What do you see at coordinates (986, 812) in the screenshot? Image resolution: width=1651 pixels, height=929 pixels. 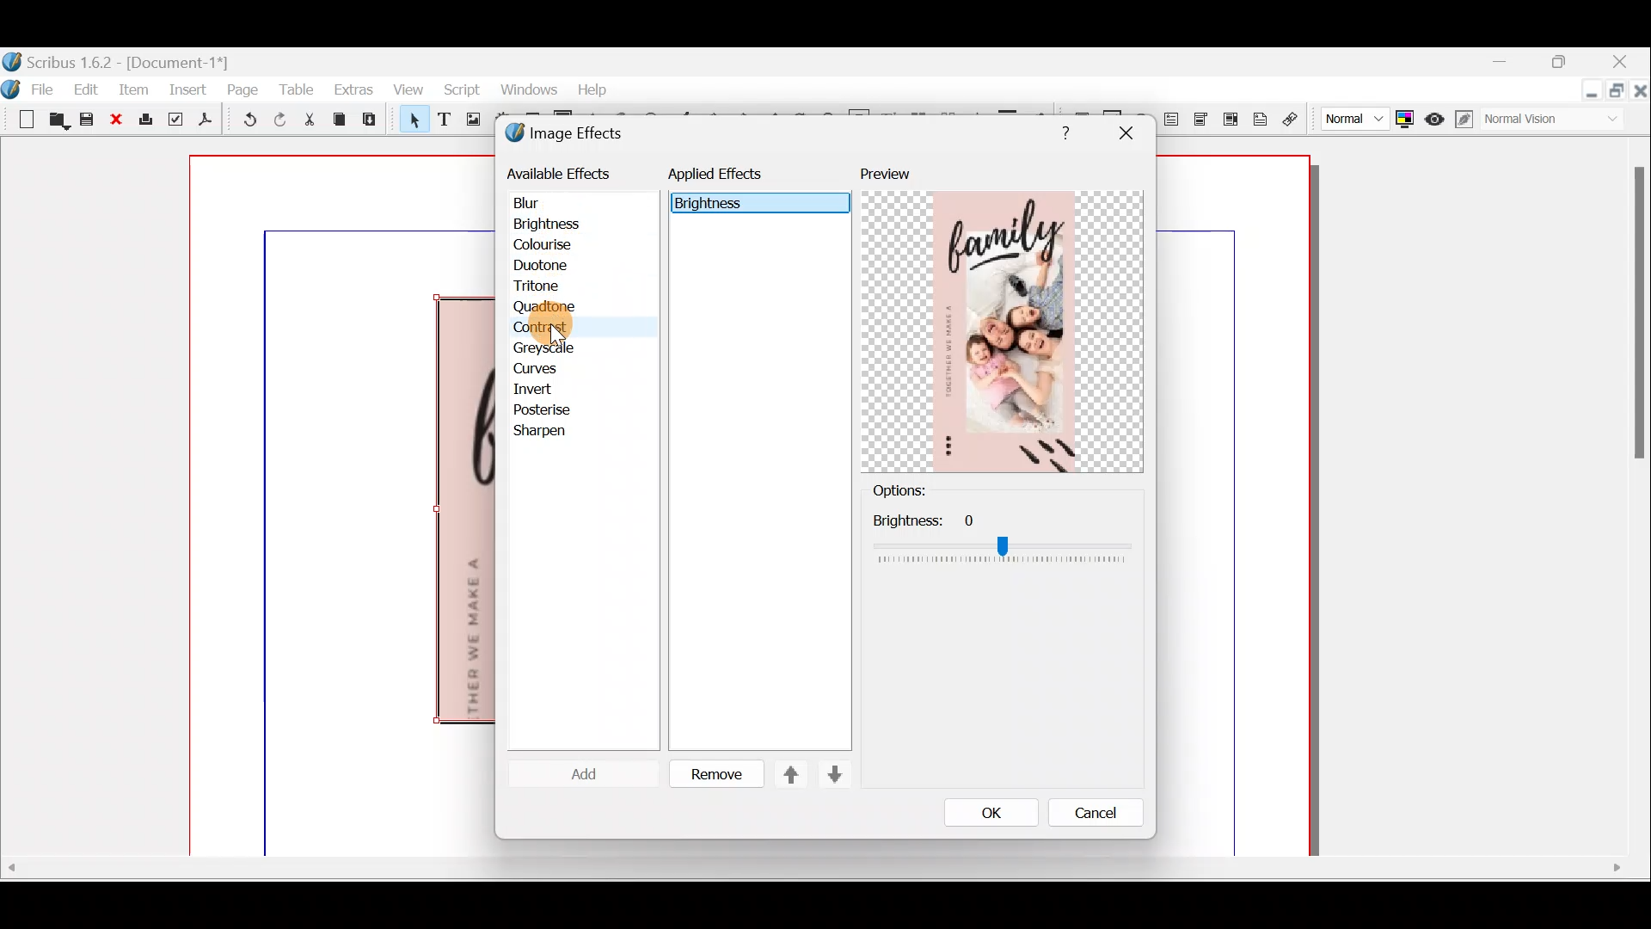 I see `OK` at bounding box center [986, 812].